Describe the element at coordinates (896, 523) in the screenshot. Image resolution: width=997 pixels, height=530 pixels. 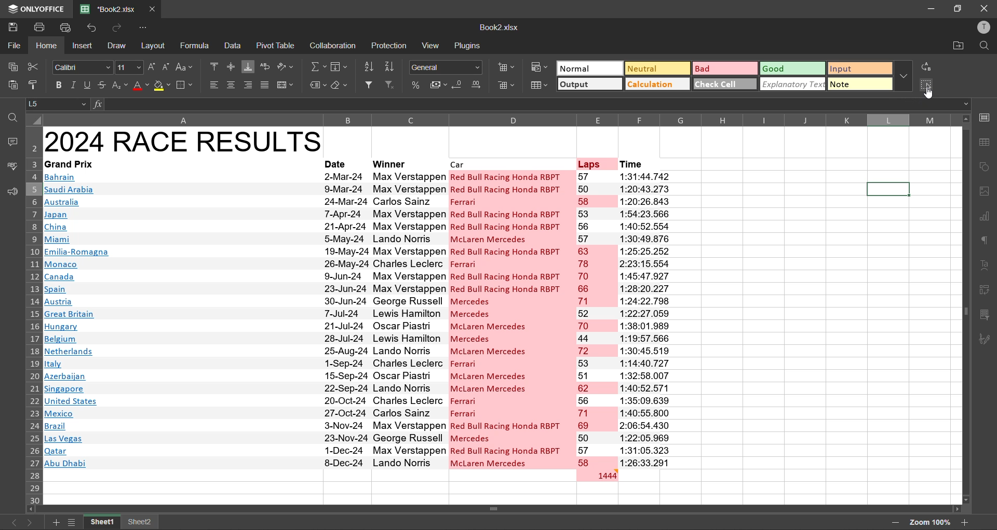
I see `zoom out` at that location.